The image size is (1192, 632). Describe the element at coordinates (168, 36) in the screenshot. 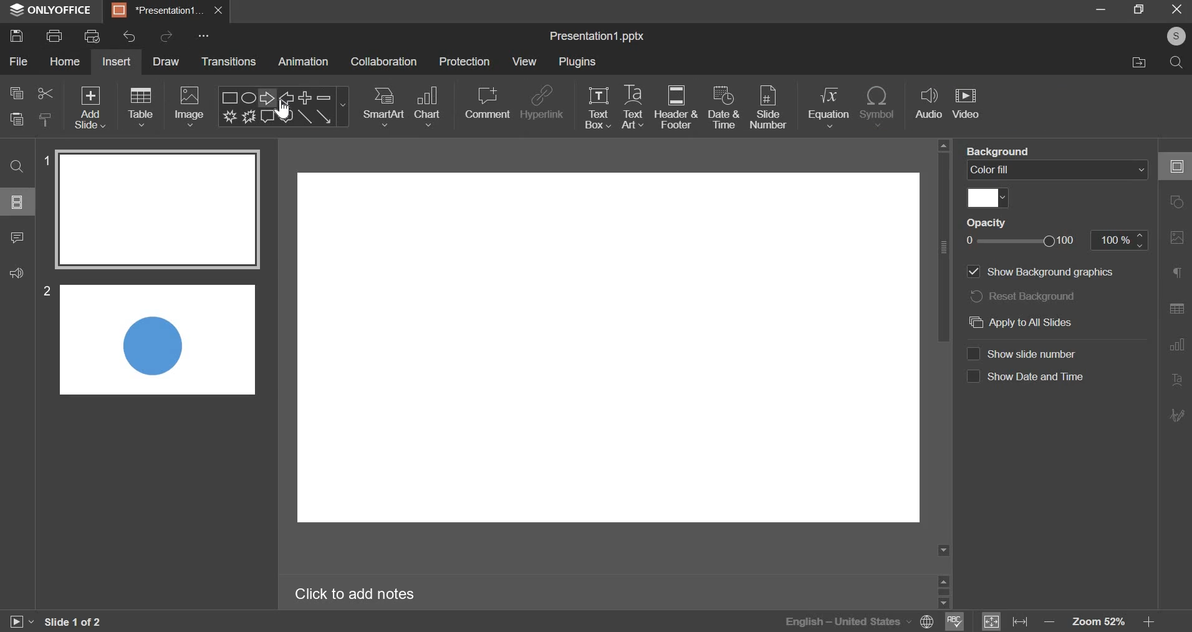

I see `redo` at that location.